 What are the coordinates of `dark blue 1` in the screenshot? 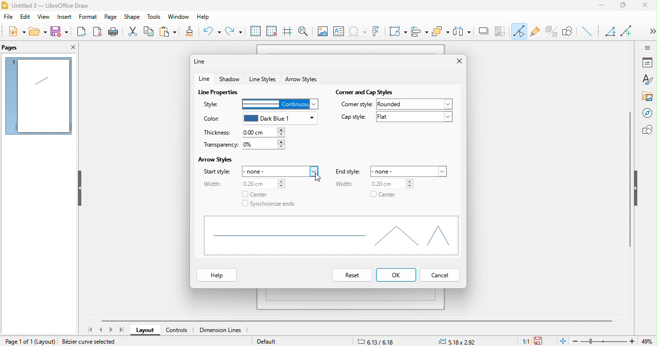 It's located at (281, 118).